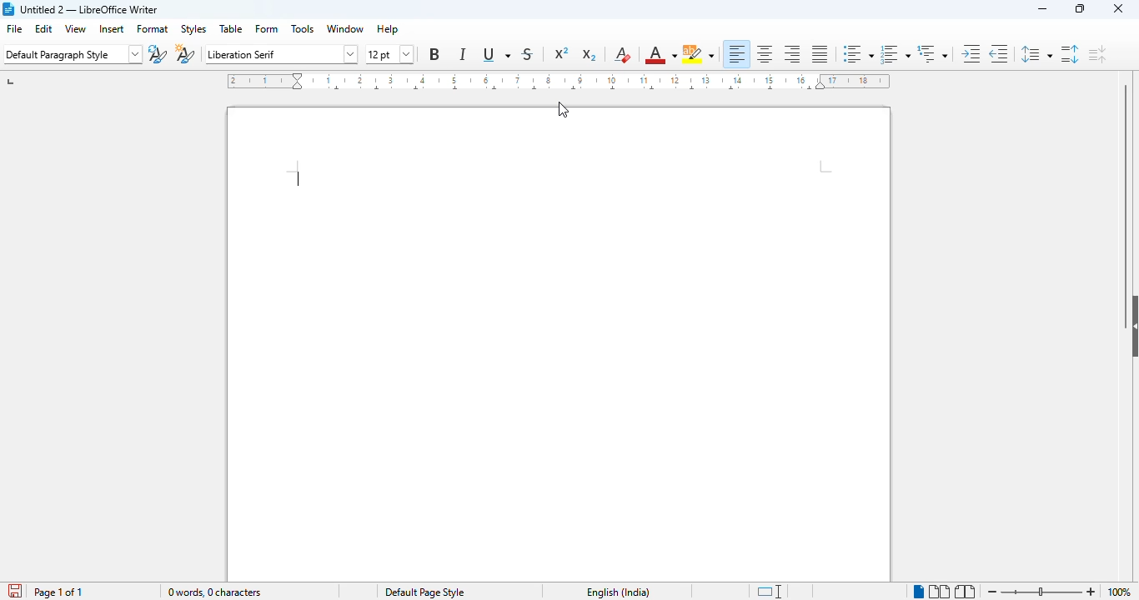 The image size is (1139, 600). I want to click on standard selection, so click(769, 592).